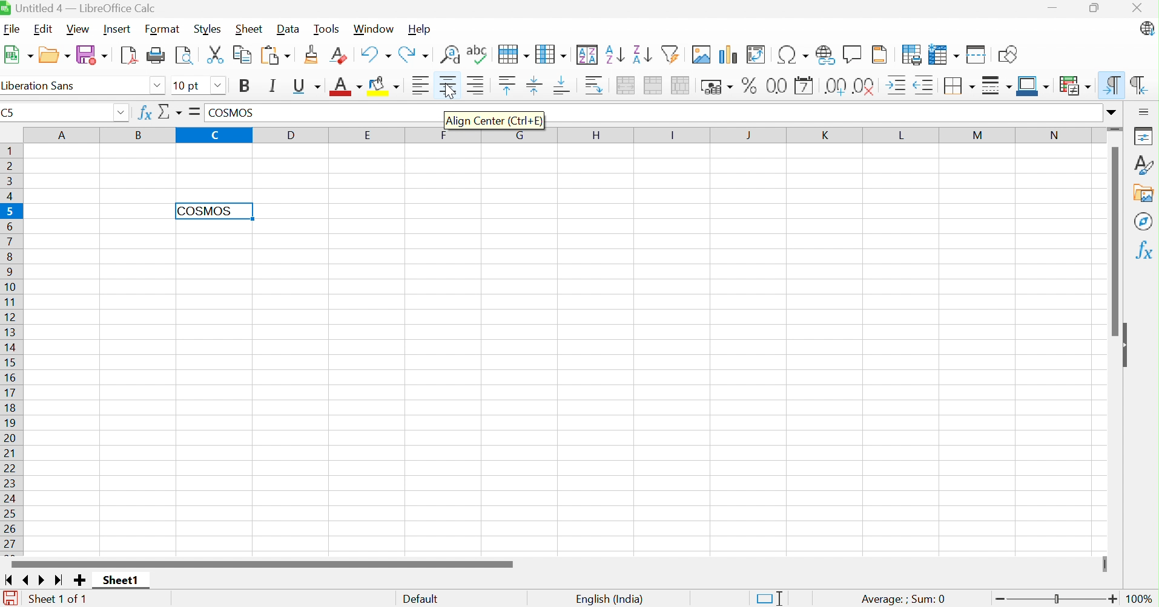 Image resolution: width=1159 pixels, height=607 pixels. Describe the element at coordinates (997, 599) in the screenshot. I see `Zoom Out` at that location.